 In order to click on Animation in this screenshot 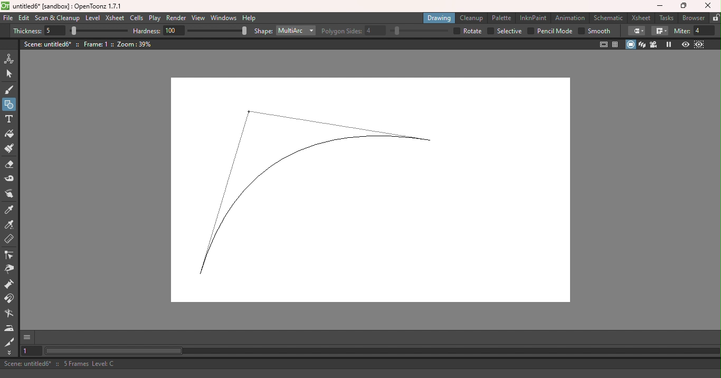, I will do `click(570, 17)`.